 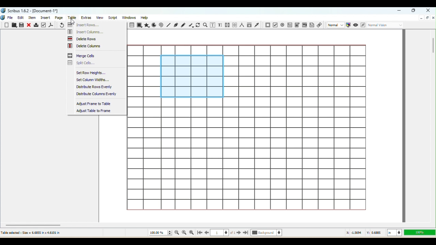 What do you see at coordinates (400, 11) in the screenshot?
I see `Minimize` at bounding box center [400, 11].